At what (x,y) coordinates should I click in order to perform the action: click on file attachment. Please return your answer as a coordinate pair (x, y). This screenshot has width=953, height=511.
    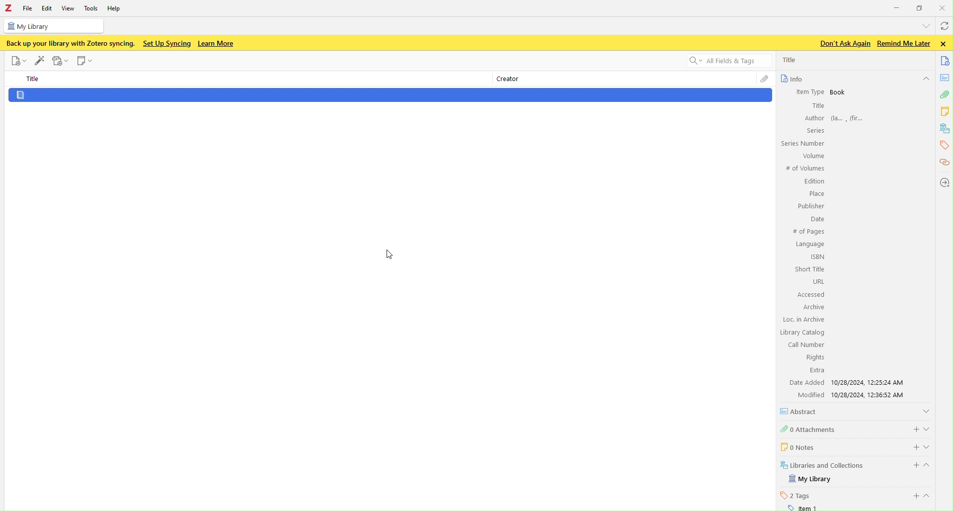
    Looking at the image, I should click on (764, 80).